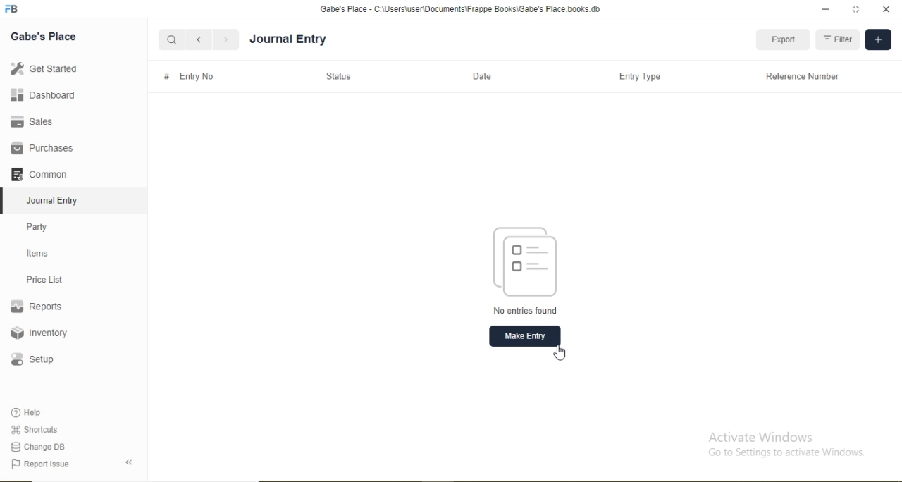 Image resolution: width=902 pixels, height=482 pixels. What do you see at coordinates (526, 311) in the screenshot?
I see `No entries found` at bounding box center [526, 311].